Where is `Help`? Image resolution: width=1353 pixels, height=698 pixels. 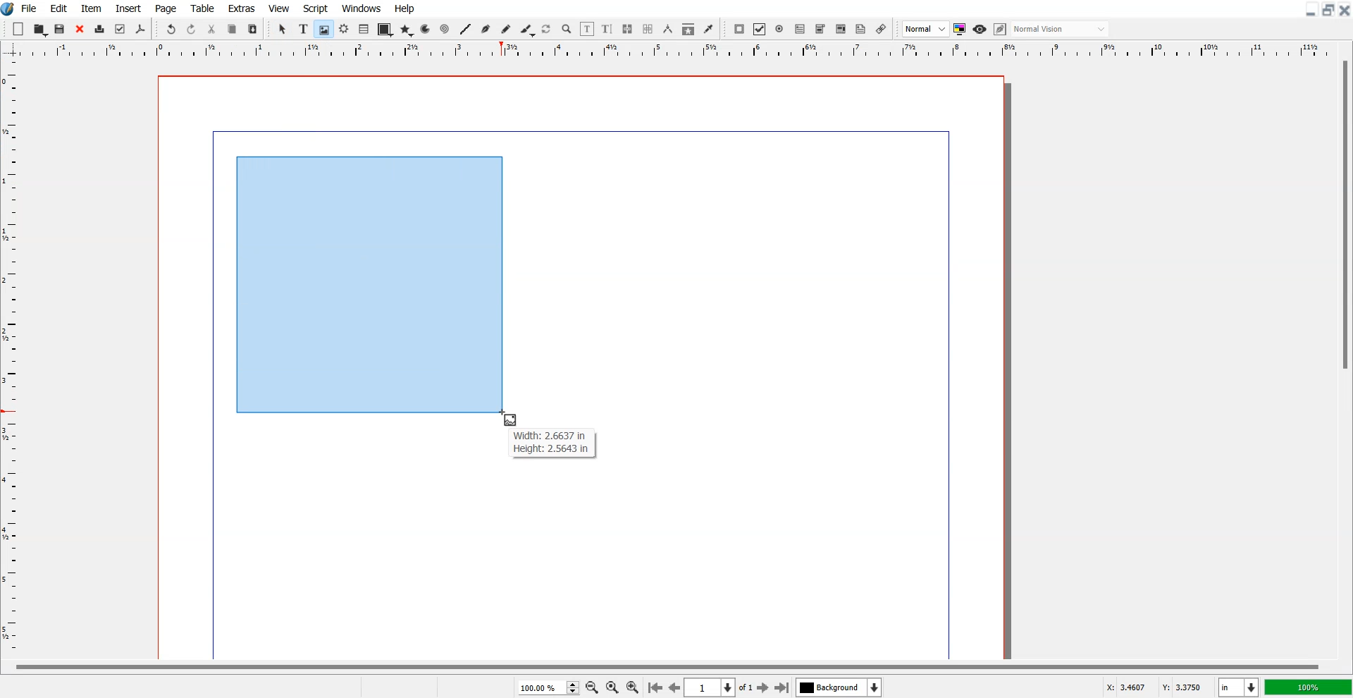 Help is located at coordinates (405, 8).